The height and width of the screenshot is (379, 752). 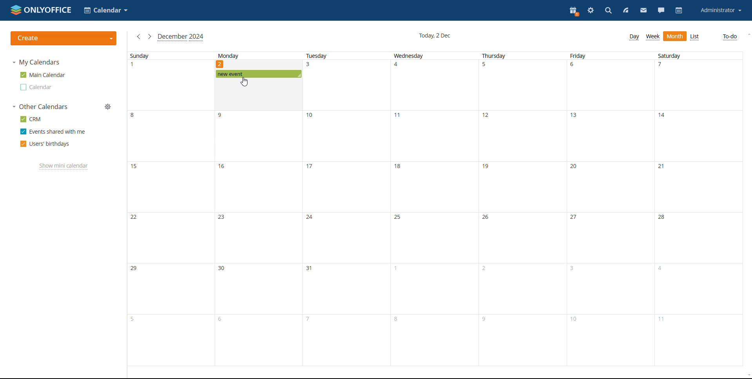 What do you see at coordinates (523, 208) in the screenshot?
I see `thursday` at bounding box center [523, 208].